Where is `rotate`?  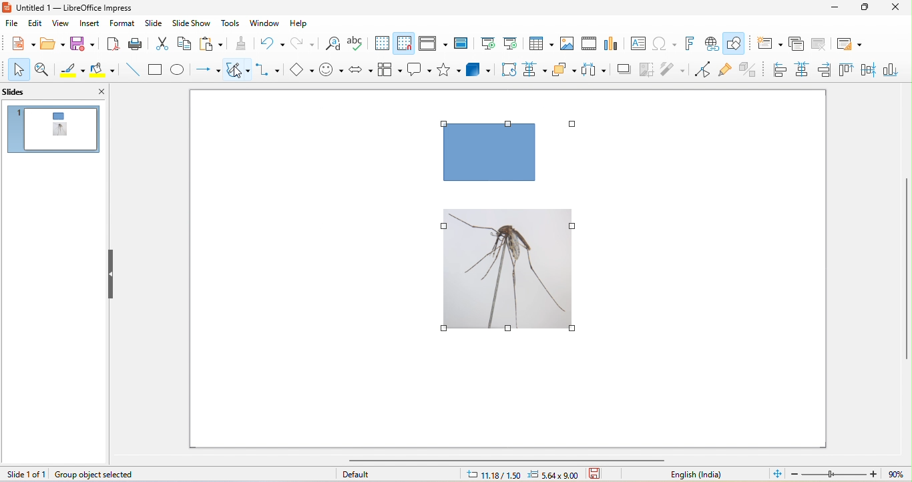 rotate is located at coordinates (509, 71).